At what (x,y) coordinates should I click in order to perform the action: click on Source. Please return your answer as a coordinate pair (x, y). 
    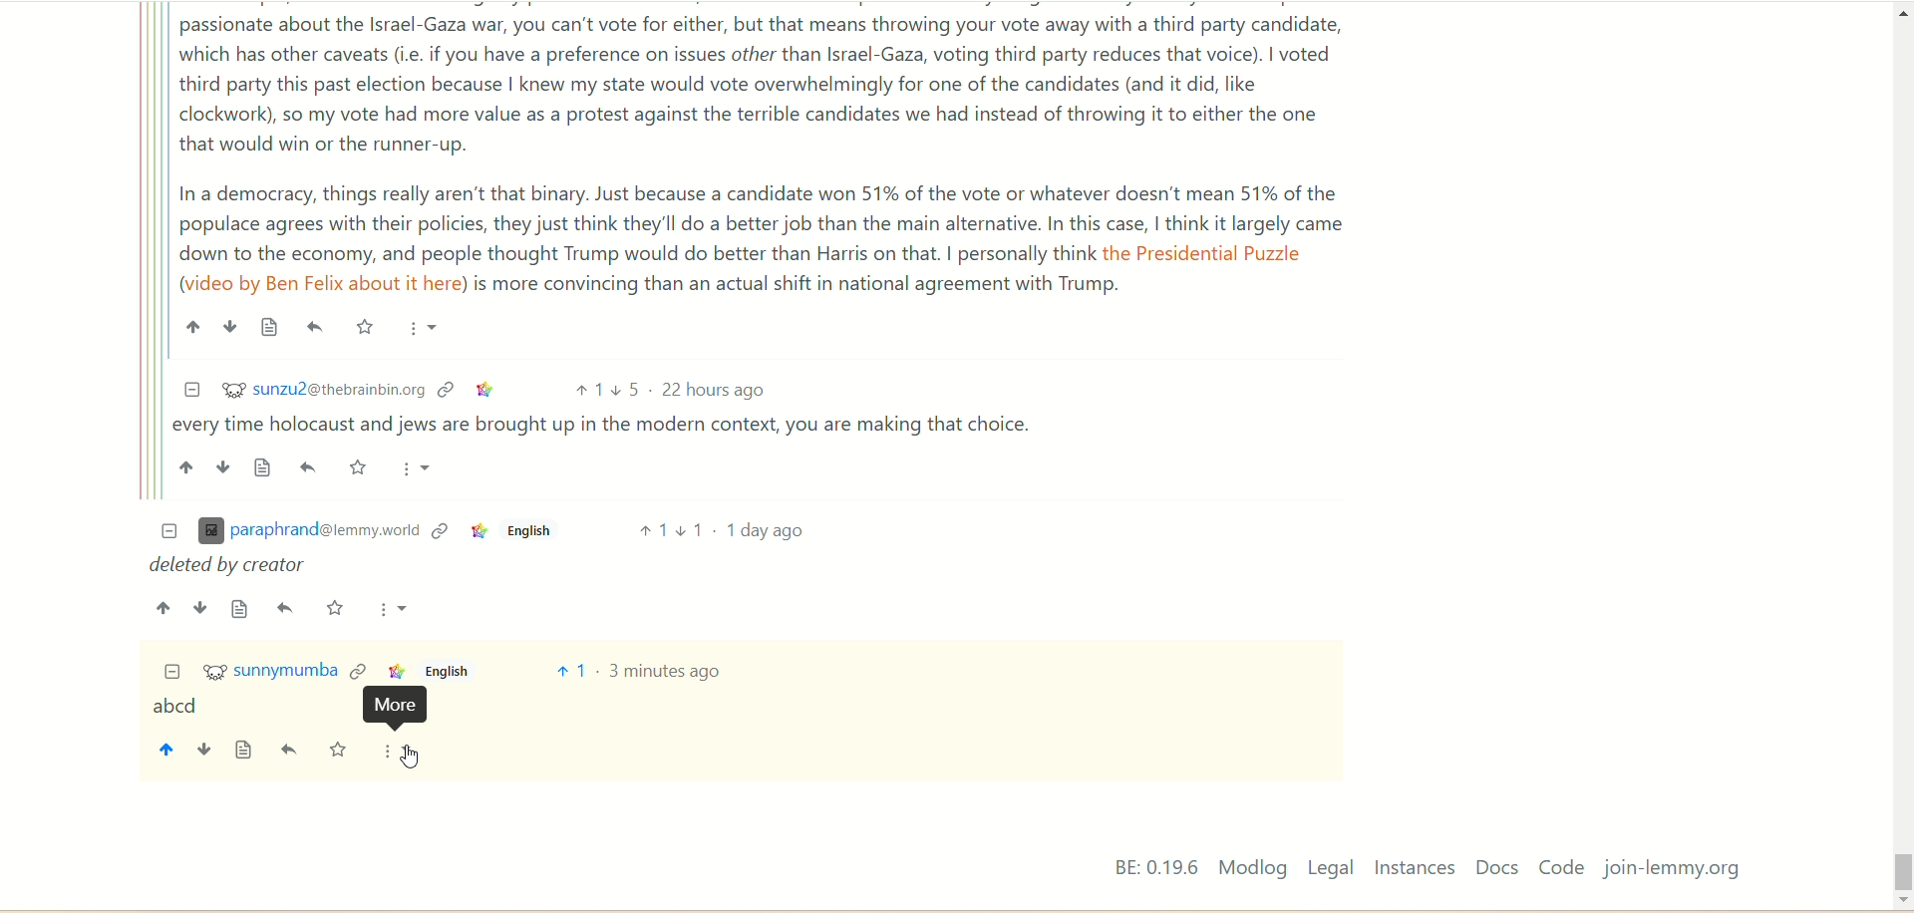
    Looking at the image, I should click on (270, 327).